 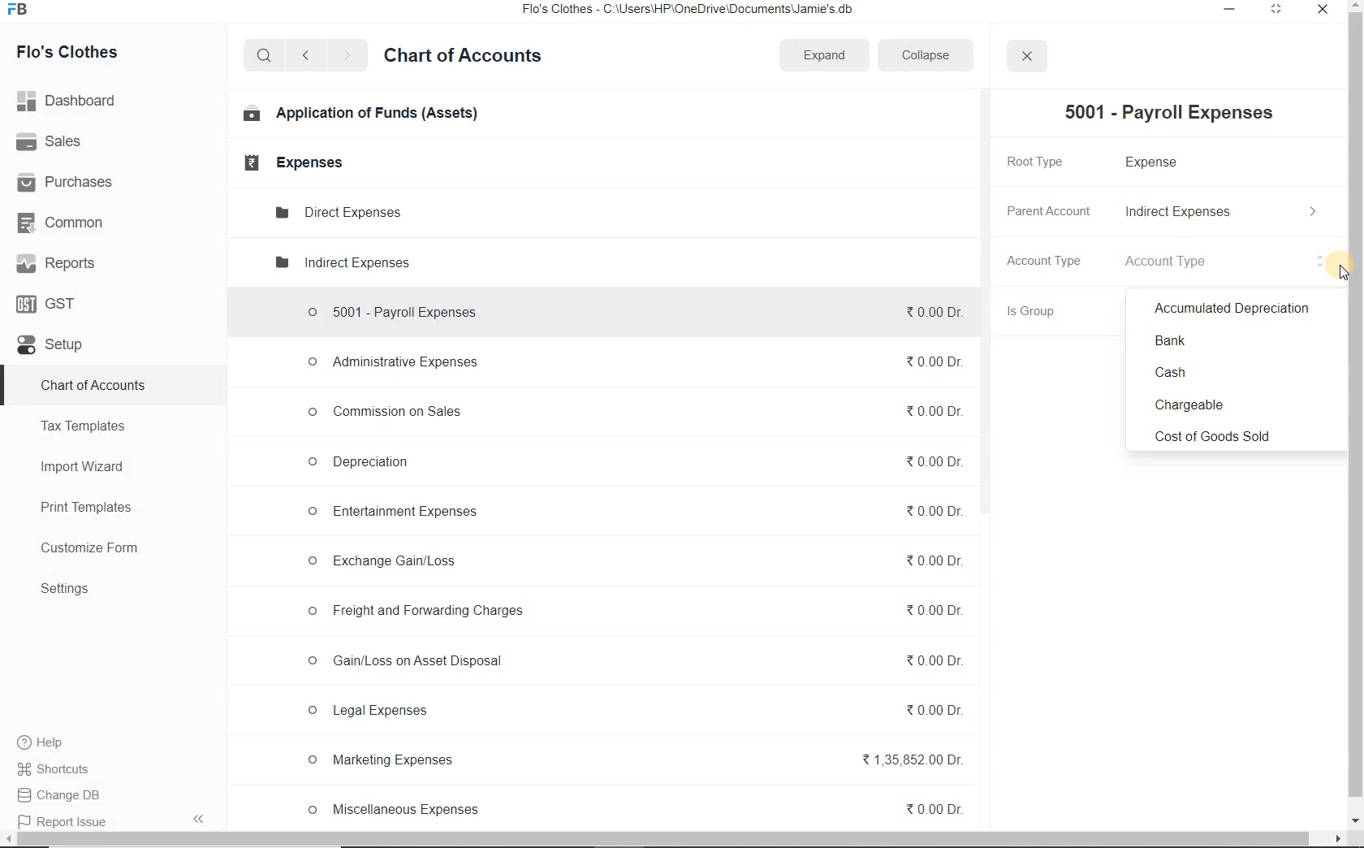 What do you see at coordinates (1024, 56) in the screenshot?
I see `close` at bounding box center [1024, 56].